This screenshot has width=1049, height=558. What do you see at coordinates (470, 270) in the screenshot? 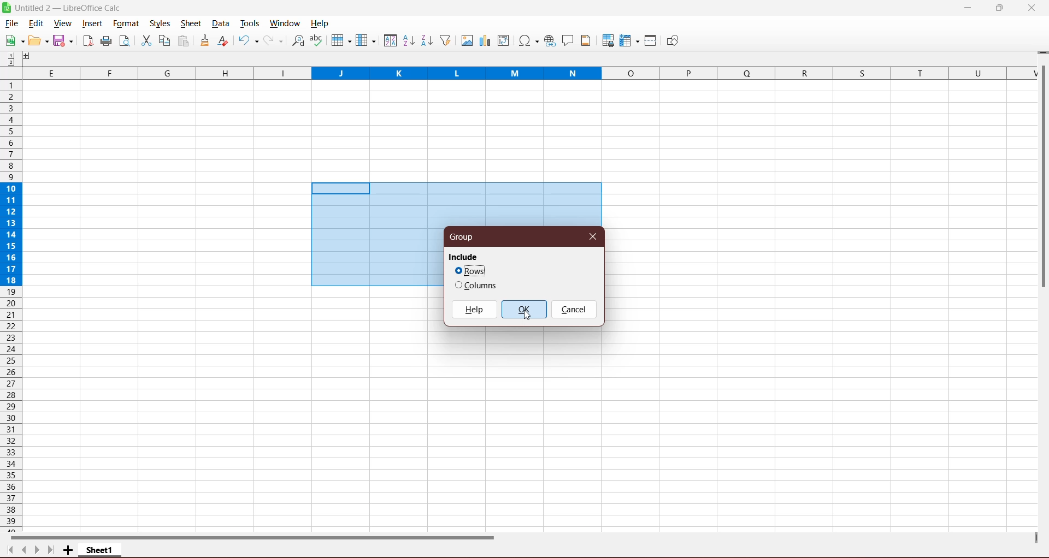
I see `Click to select Rows` at bounding box center [470, 270].